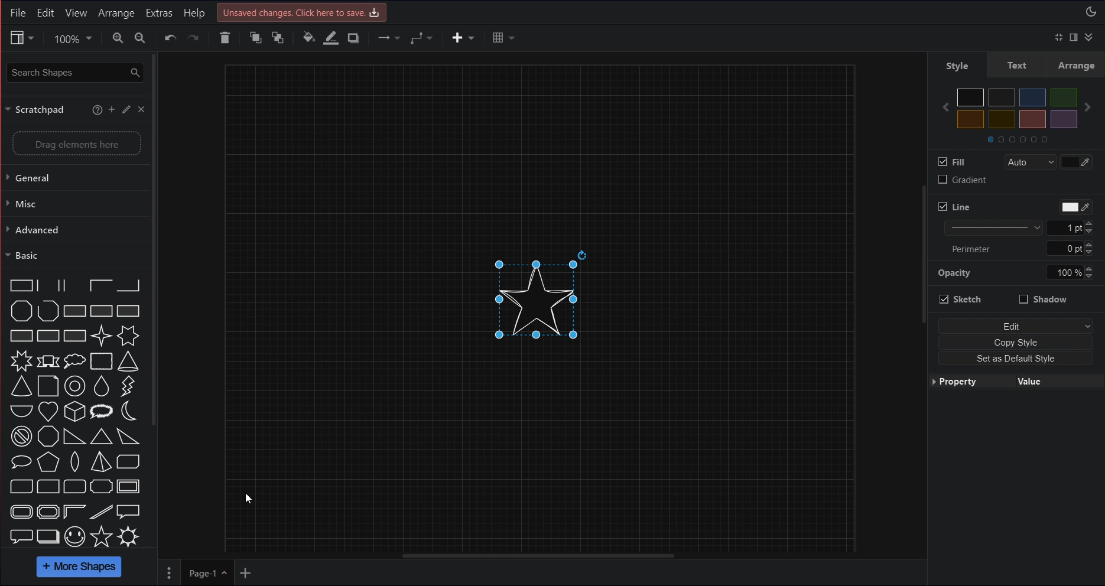 The width and height of the screenshot is (1105, 586). Describe the element at coordinates (940, 162) in the screenshot. I see `Fill Color` at that location.